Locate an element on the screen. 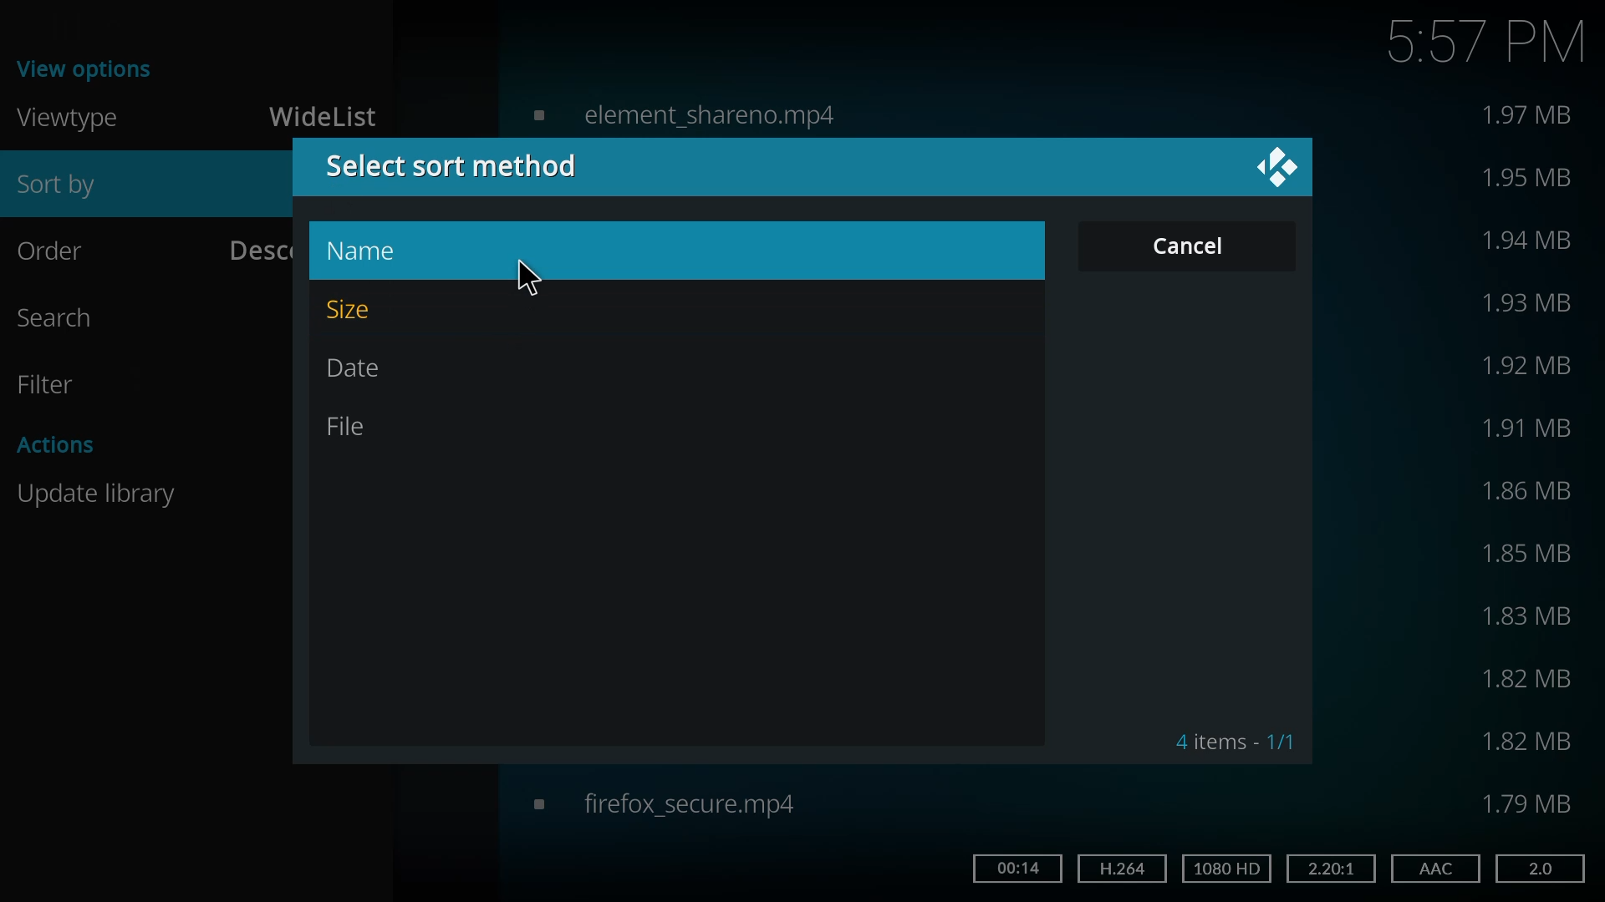 This screenshot has width=1605, height=902. cancel is located at coordinates (1196, 246).